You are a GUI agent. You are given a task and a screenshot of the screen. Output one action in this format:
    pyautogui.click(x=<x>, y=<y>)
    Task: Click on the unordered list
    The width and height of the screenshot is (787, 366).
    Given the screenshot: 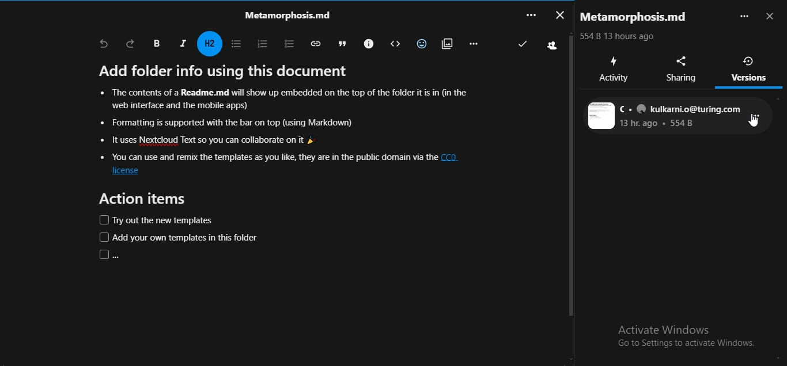 What is the action you would take?
    pyautogui.click(x=235, y=44)
    